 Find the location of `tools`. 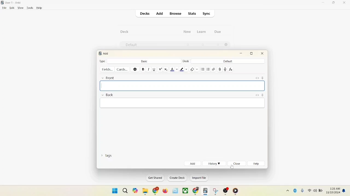

tools is located at coordinates (30, 8).